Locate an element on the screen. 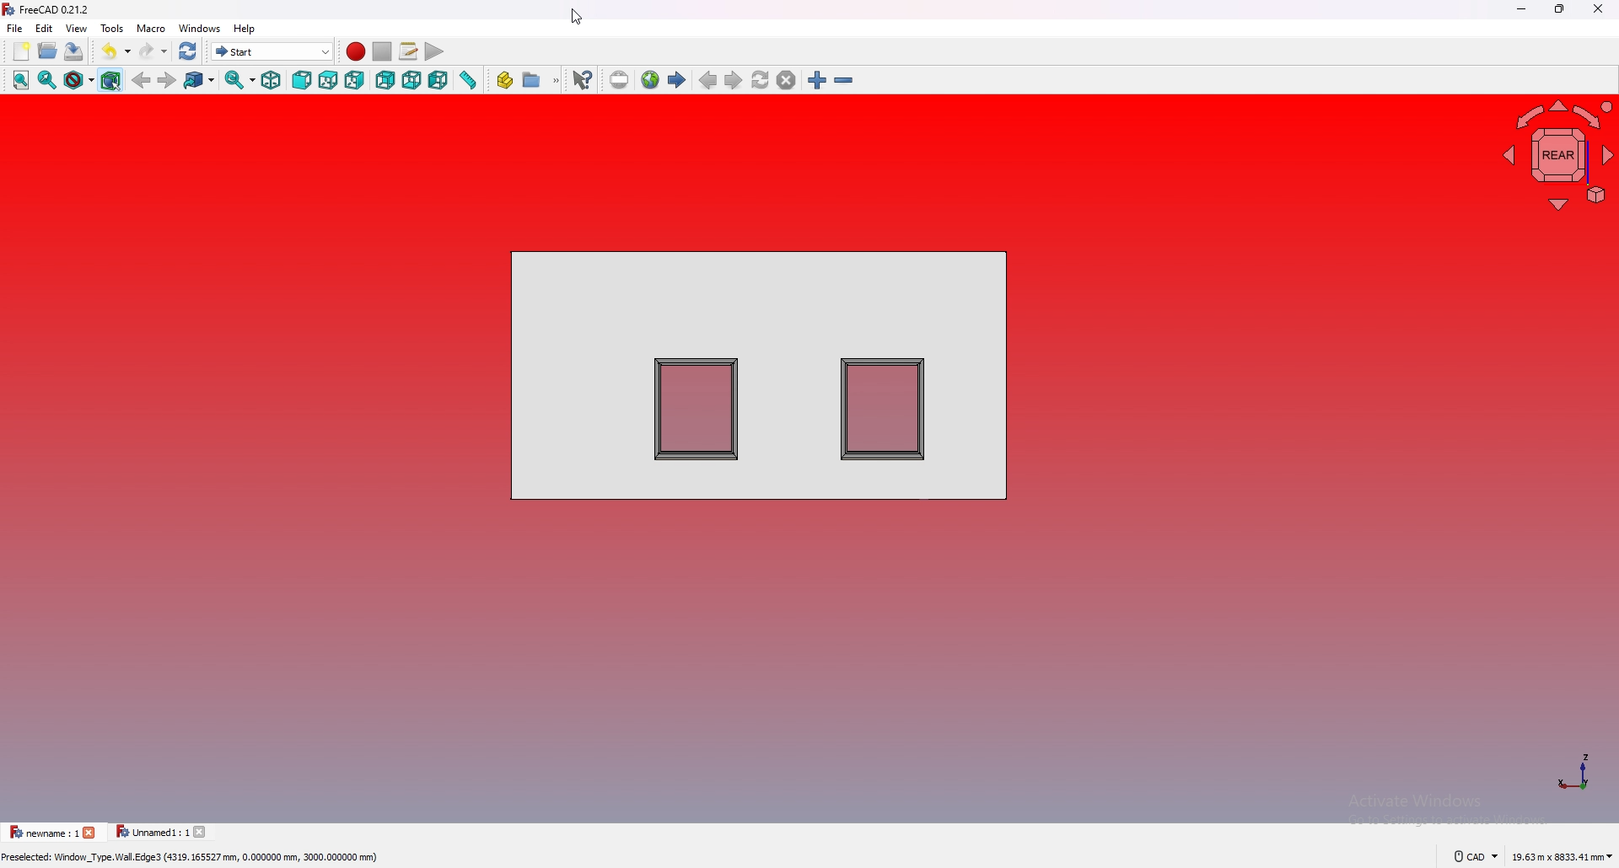 The height and width of the screenshot is (868, 1619). left is located at coordinates (438, 81).